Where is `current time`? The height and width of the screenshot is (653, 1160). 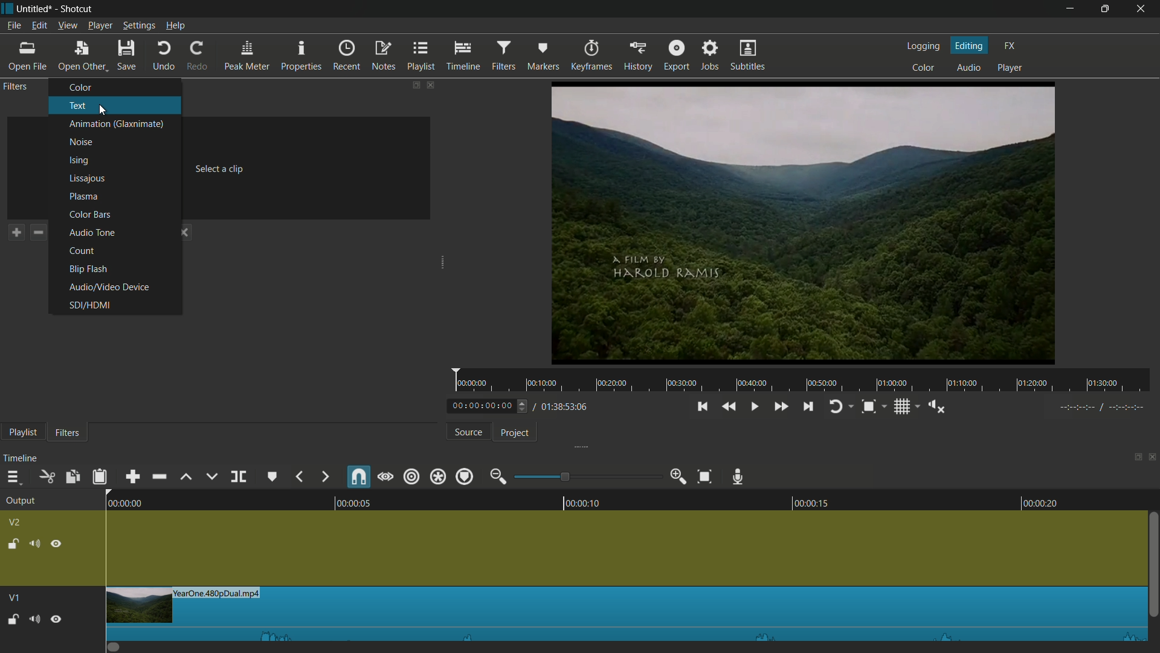
current time is located at coordinates (481, 406).